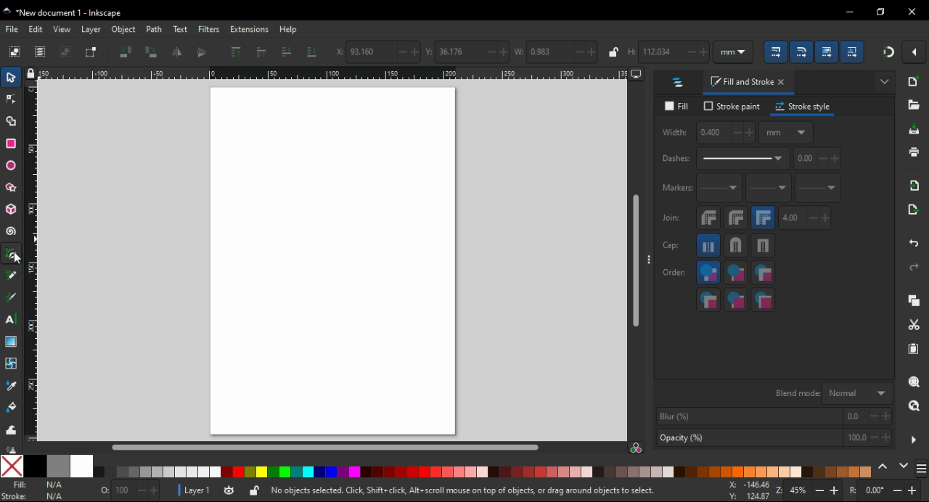 The height and width of the screenshot is (502, 929). Describe the element at coordinates (181, 30) in the screenshot. I see `text` at that location.